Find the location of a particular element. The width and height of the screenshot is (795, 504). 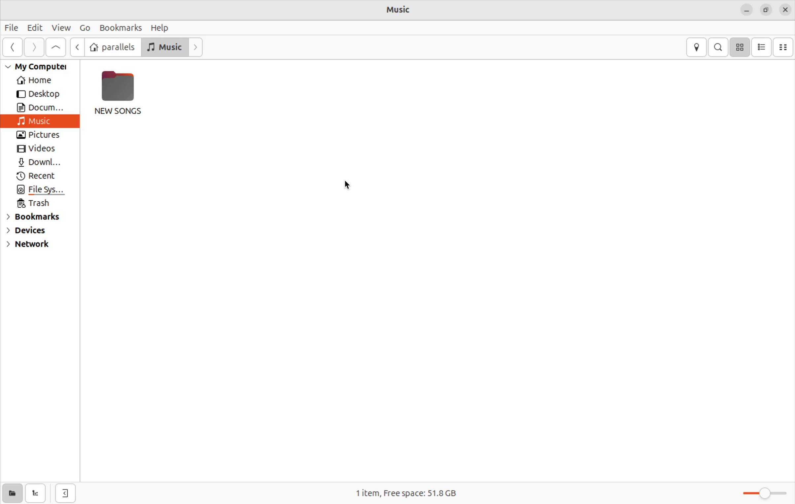

resize is located at coordinates (767, 8).